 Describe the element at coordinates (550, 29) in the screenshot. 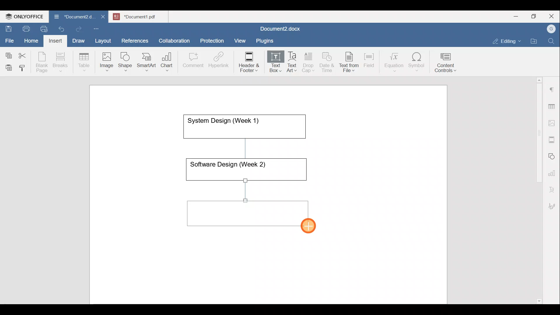

I see `Account name` at that location.